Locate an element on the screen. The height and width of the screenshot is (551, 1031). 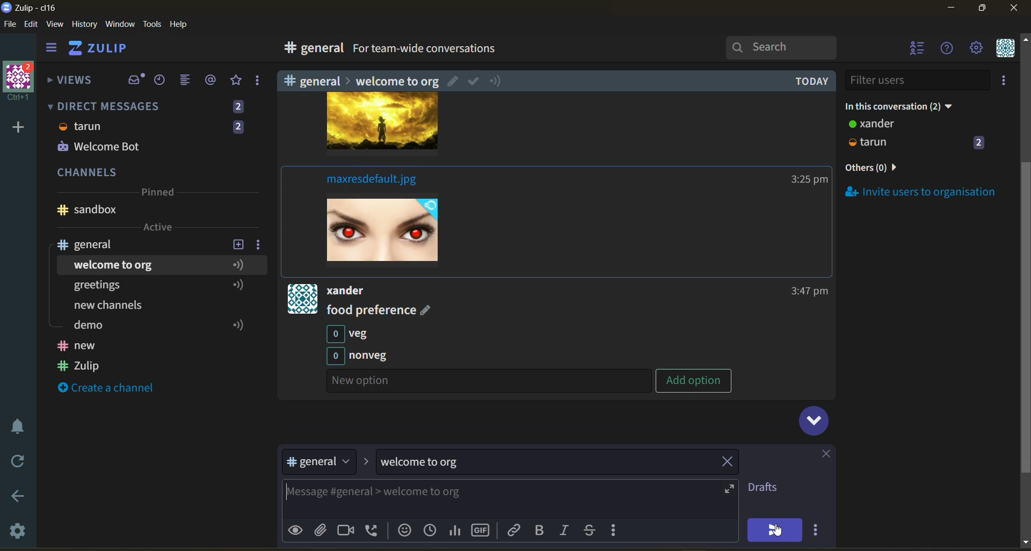
invite users to organisation is located at coordinates (1006, 82).